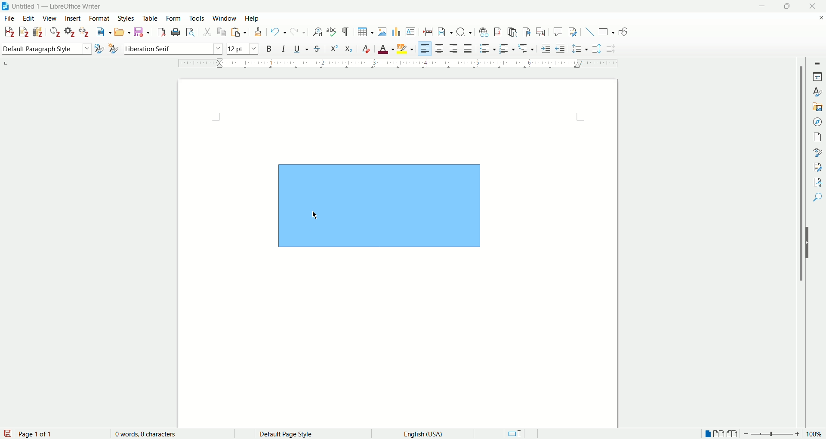 The height and width of the screenshot is (439, 826). What do you see at coordinates (336, 49) in the screenshot?
I see `superscript` at bounding box center [336, 49].